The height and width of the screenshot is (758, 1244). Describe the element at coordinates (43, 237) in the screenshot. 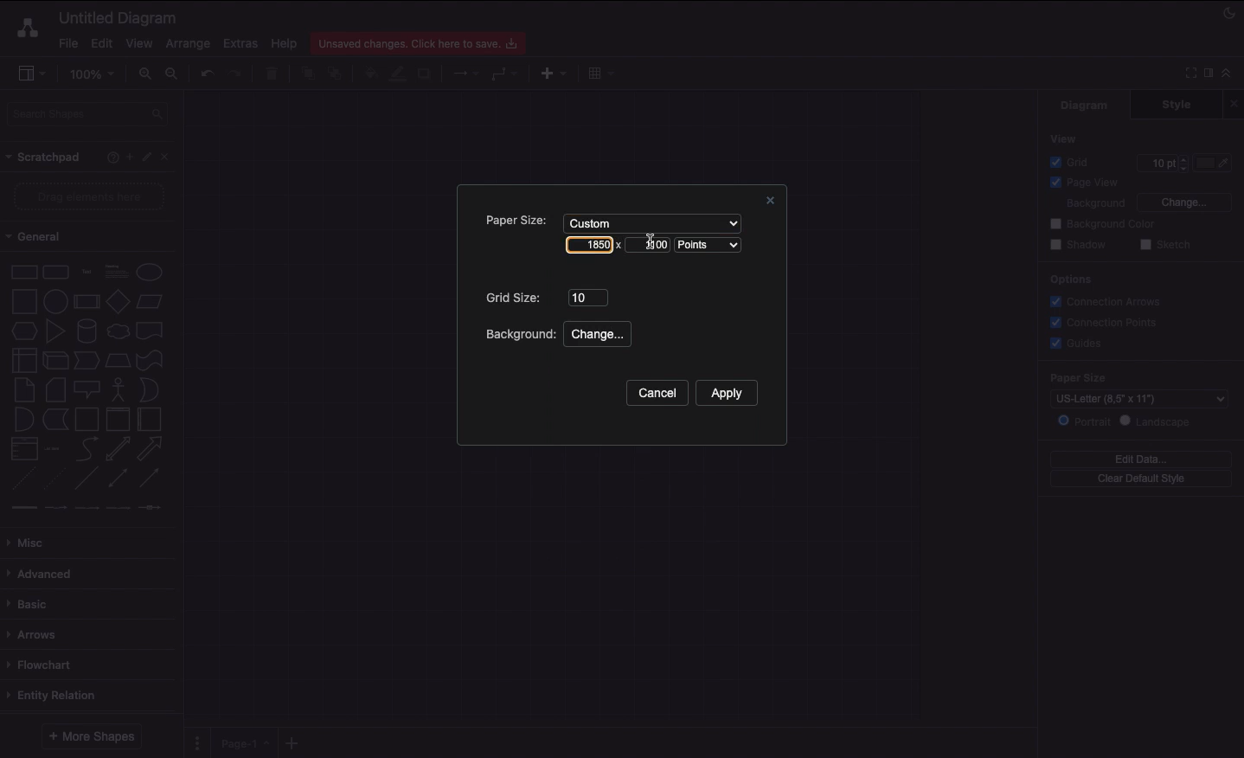

I see `General ` at that location.